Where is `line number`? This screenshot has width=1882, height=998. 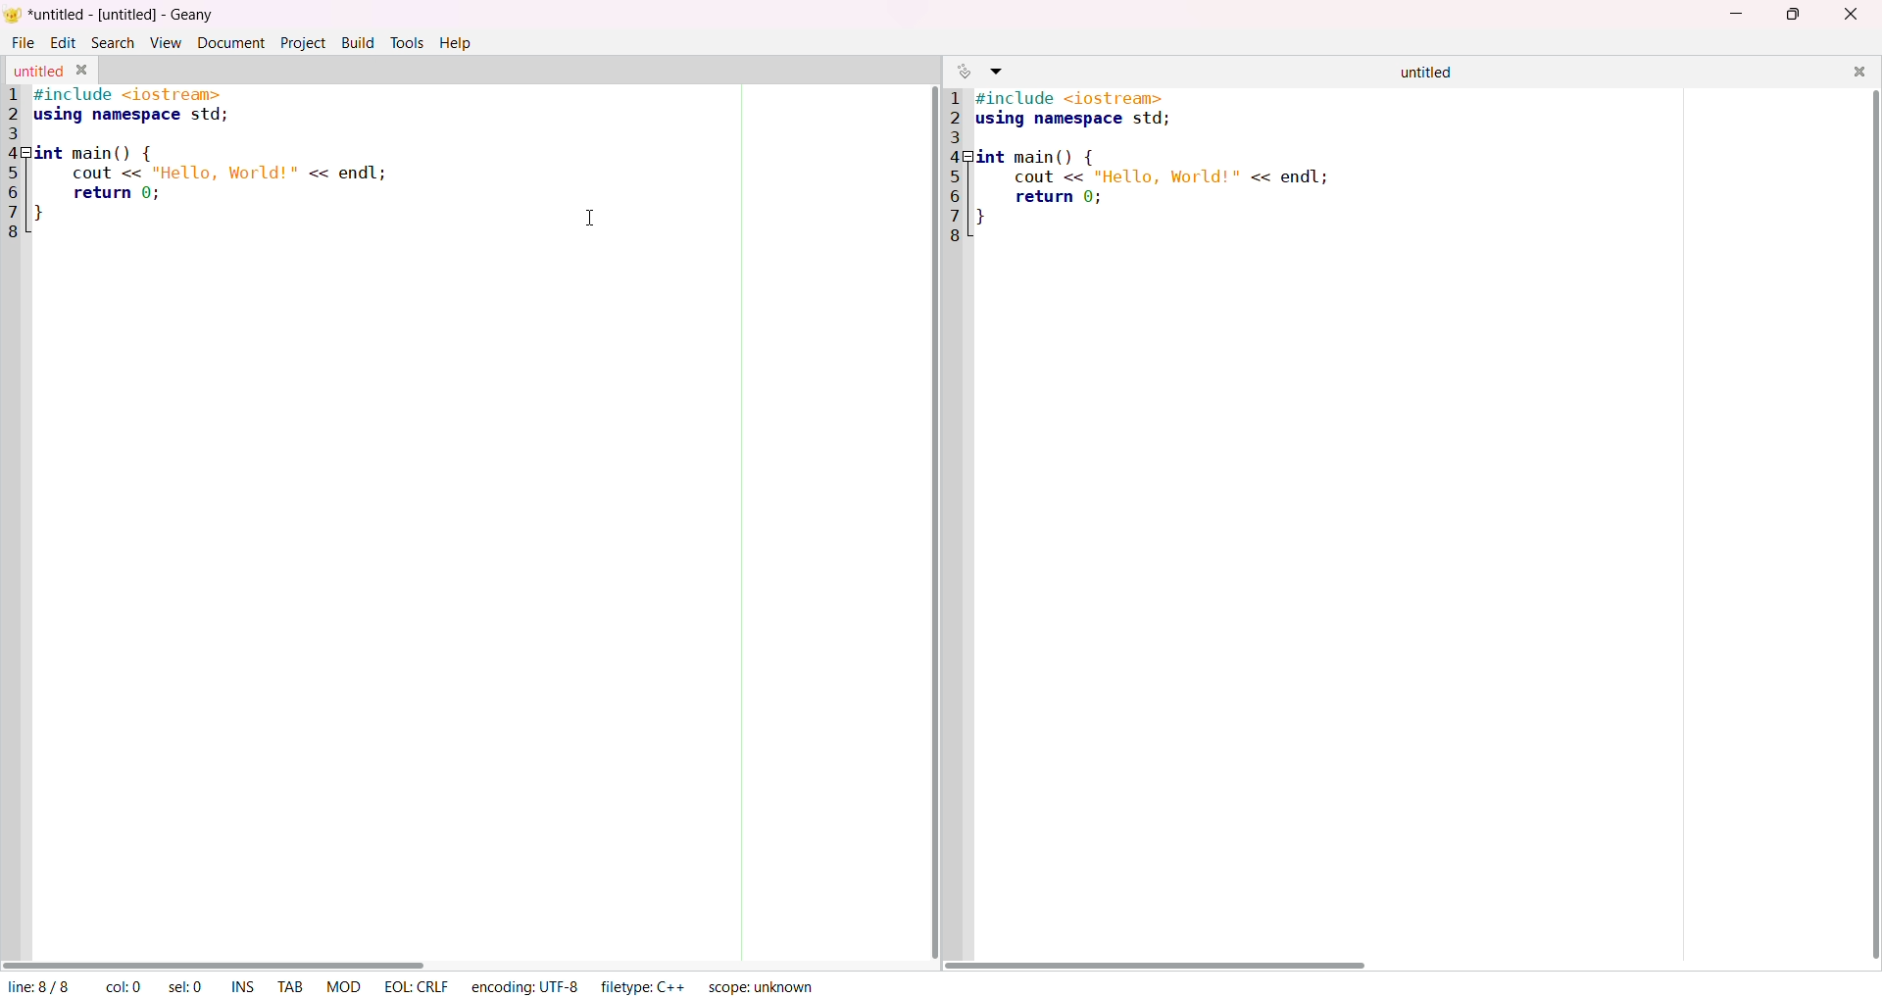 line number is located at coordinates (19, 166).